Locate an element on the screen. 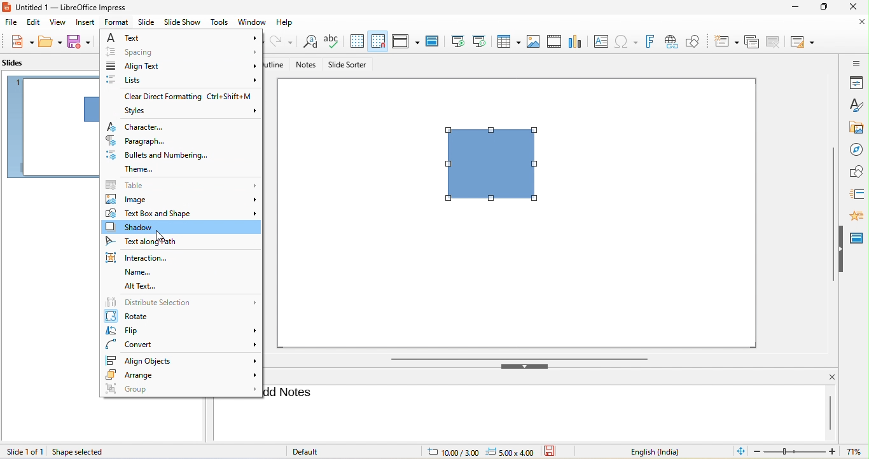 This screenshot has width=869, height=459. outline is located at coordinates (279, 64).